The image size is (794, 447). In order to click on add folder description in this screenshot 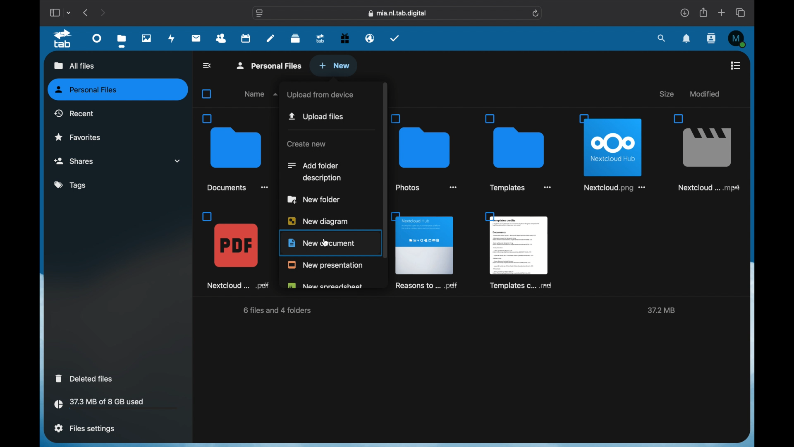, I will do `click(315, 171)`.